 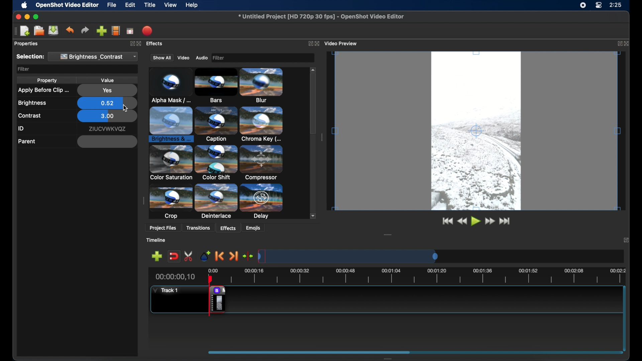 I want to click on timeline scale, so click(x=420, y=275).